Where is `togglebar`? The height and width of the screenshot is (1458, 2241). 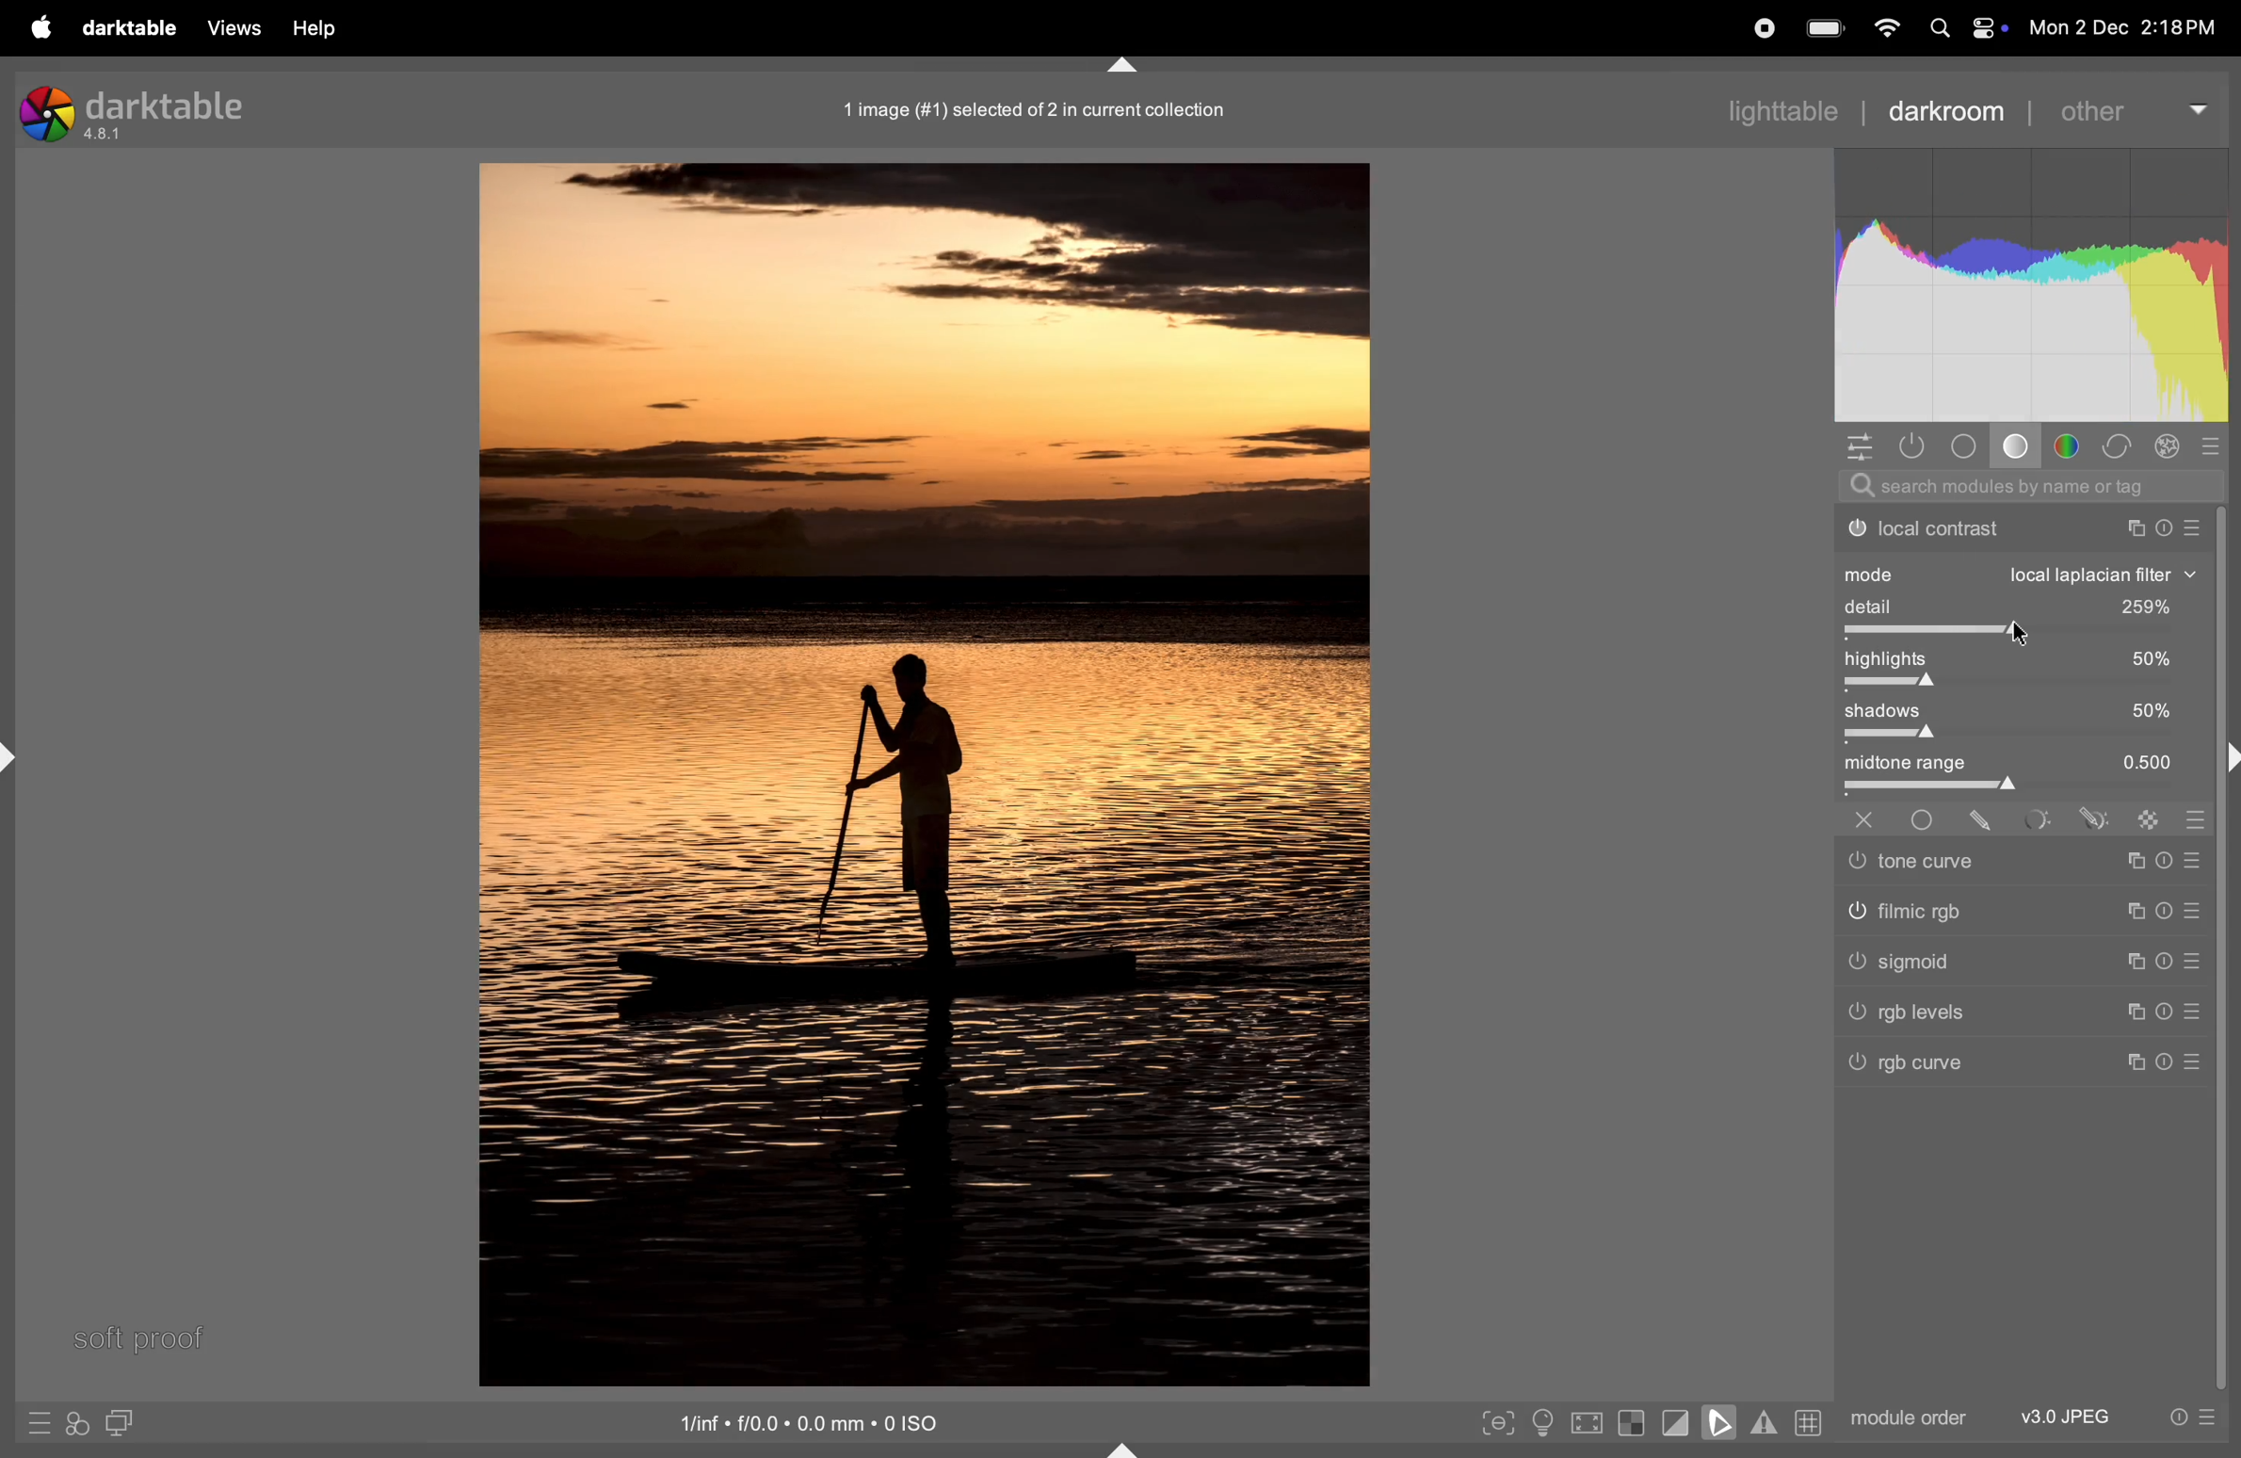
togglebar is located at coordinates (2023, 631).